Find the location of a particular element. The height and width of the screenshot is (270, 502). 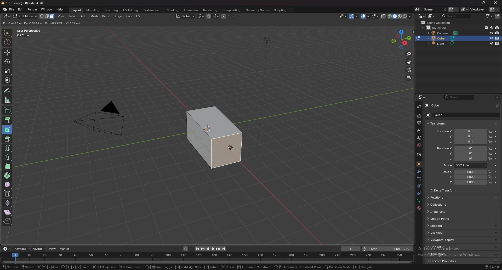

texture paint is located at coordinates (153, 10).